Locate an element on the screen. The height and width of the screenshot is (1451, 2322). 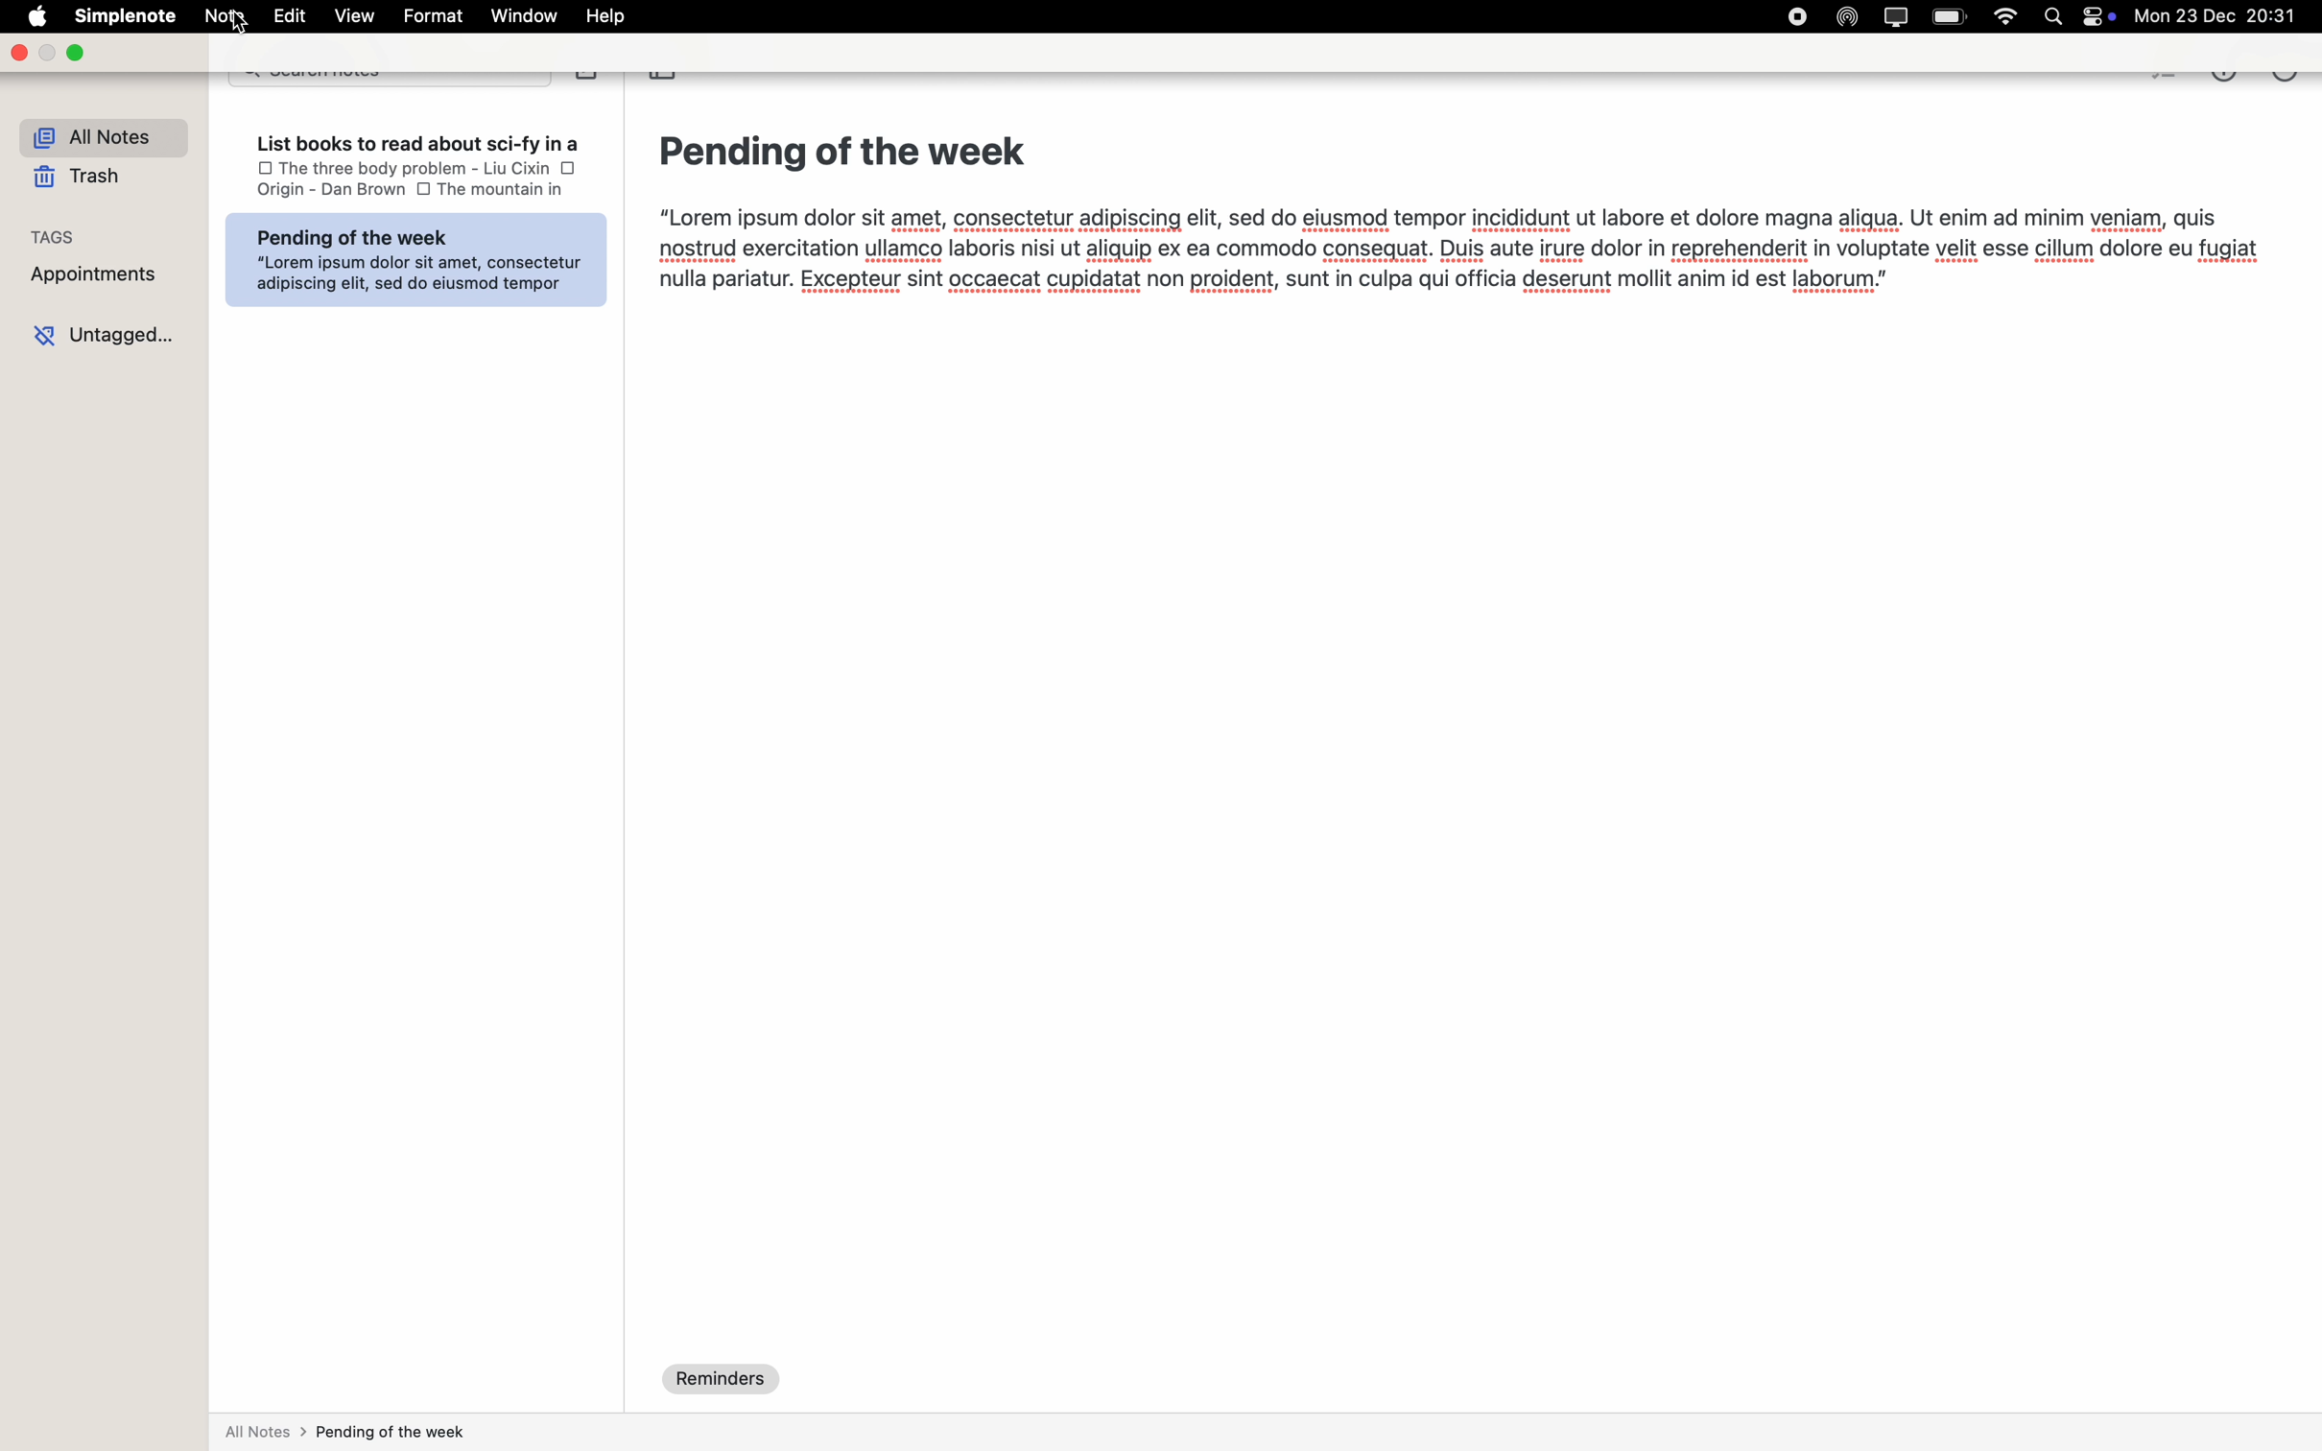
metrics is located at coordinates (2223, 83).